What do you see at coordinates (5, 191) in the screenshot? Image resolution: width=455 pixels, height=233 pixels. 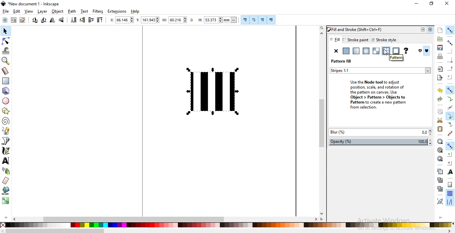 I see `fill bounded areas` at bounding box center [5, 191].